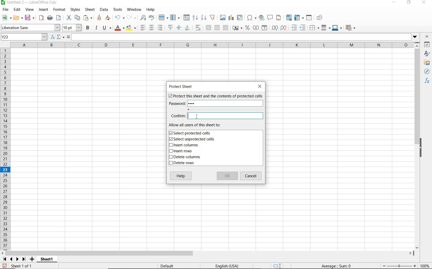 This screenshot has width=432, height=269. I want to click on english (USA), so click(230, 266).